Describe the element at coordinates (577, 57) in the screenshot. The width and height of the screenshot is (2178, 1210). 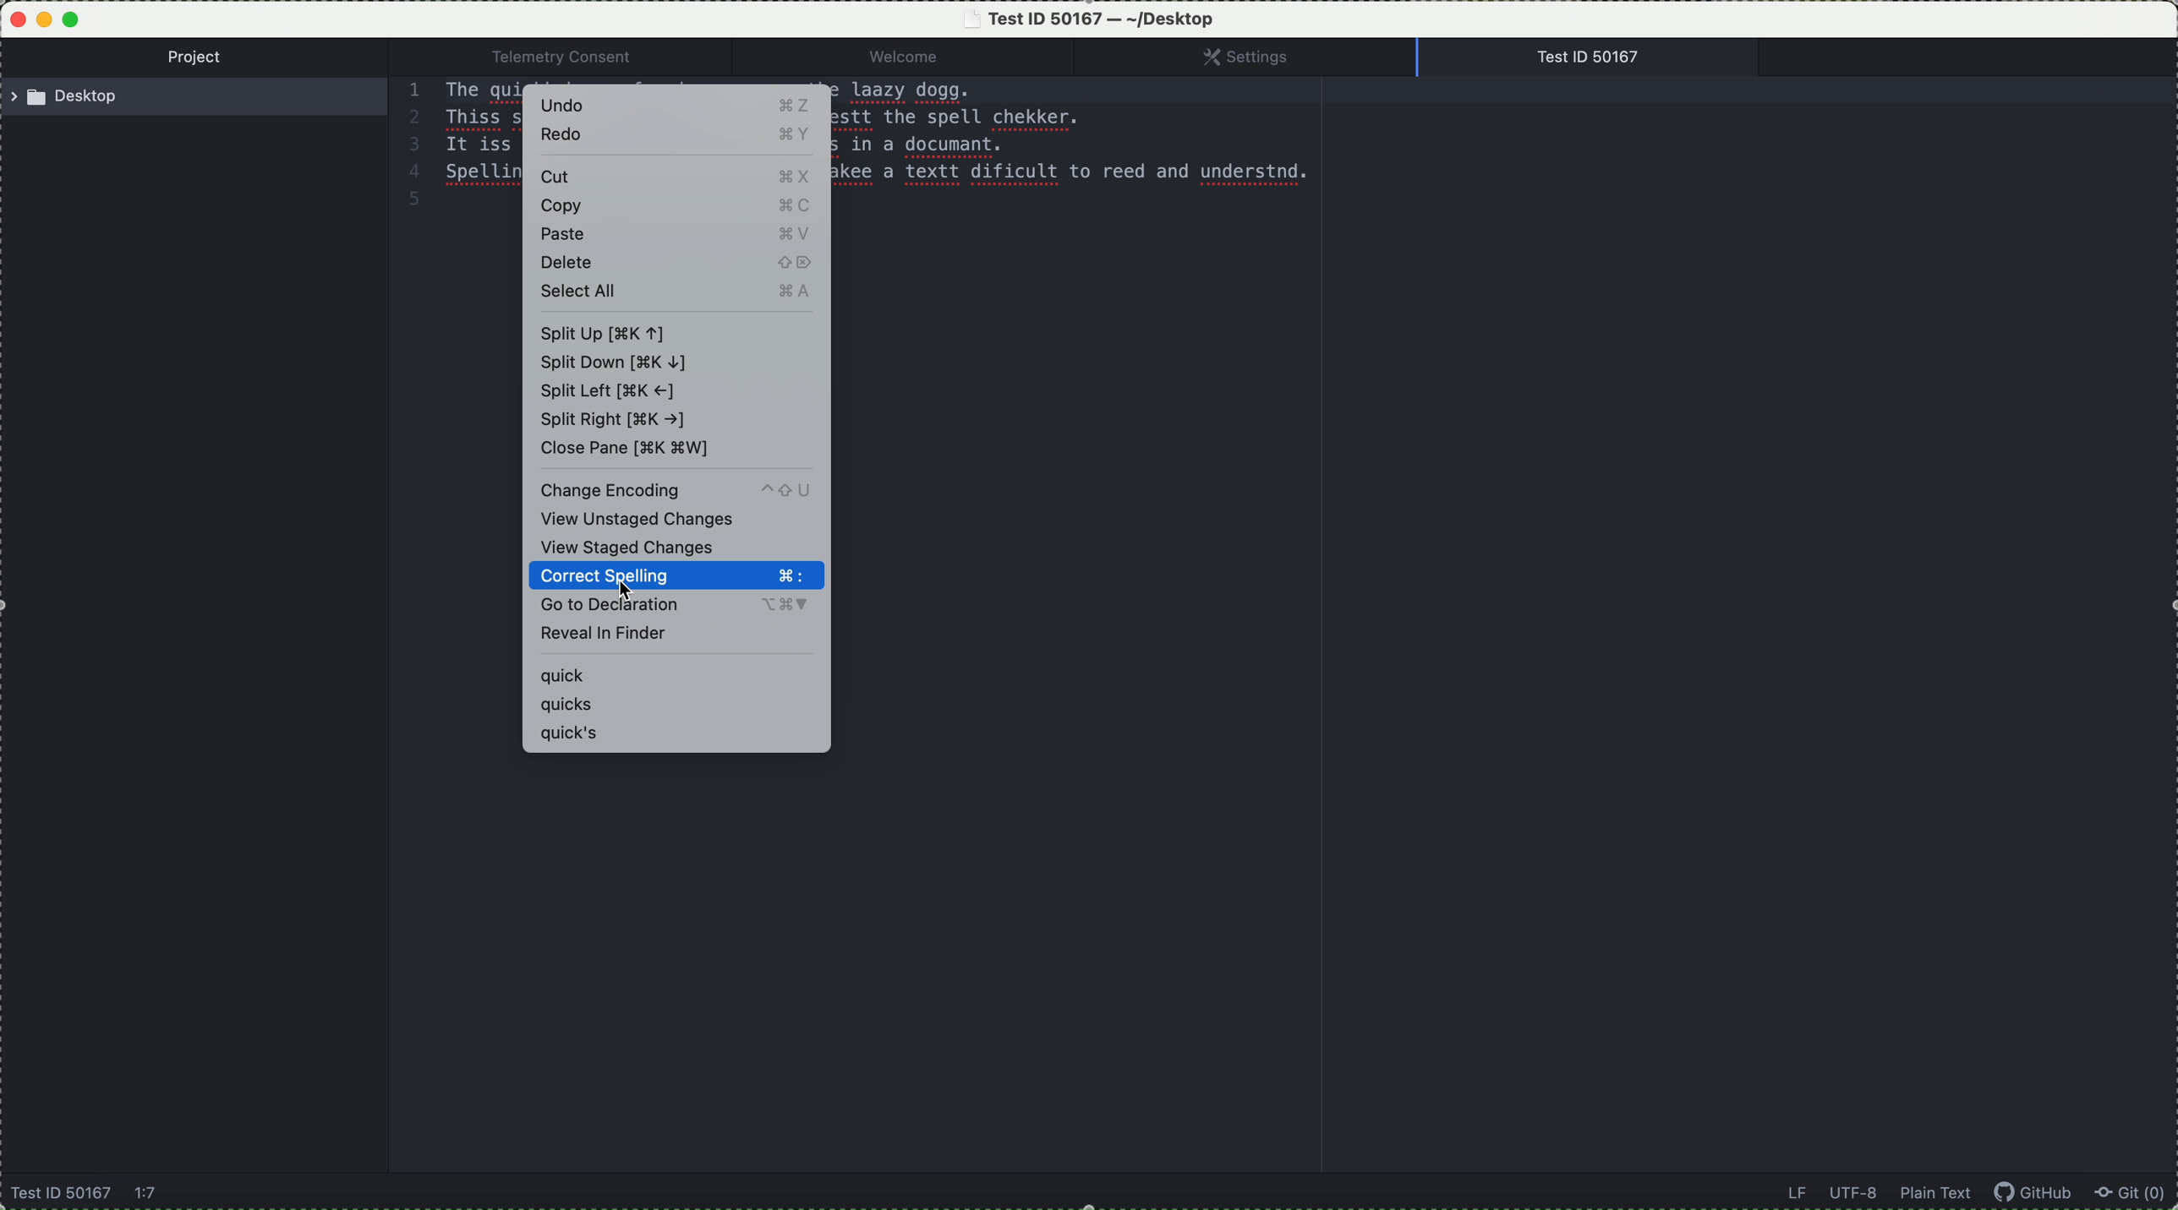
I see `Telemetry consent` at that location.